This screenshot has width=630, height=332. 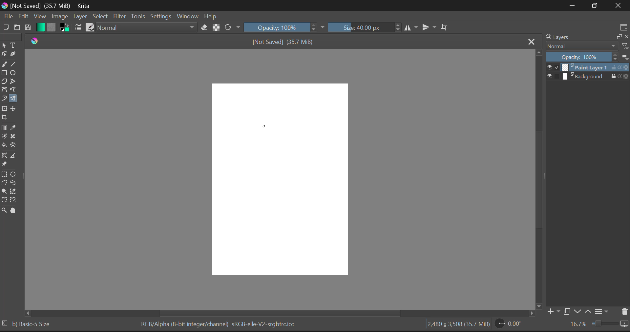 I want to click on Transform Layer, so click(x=4, y=109).